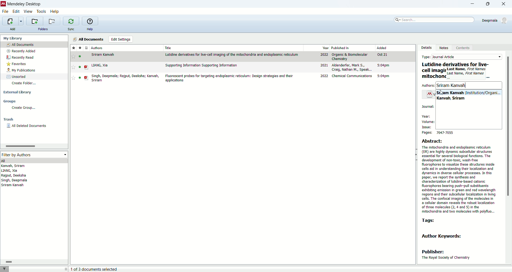 This screenshot has height=272, width=512. What do you see at coordinates (323, 65) in the screenshot?
I see `2021` at bounding box center [323, 65].